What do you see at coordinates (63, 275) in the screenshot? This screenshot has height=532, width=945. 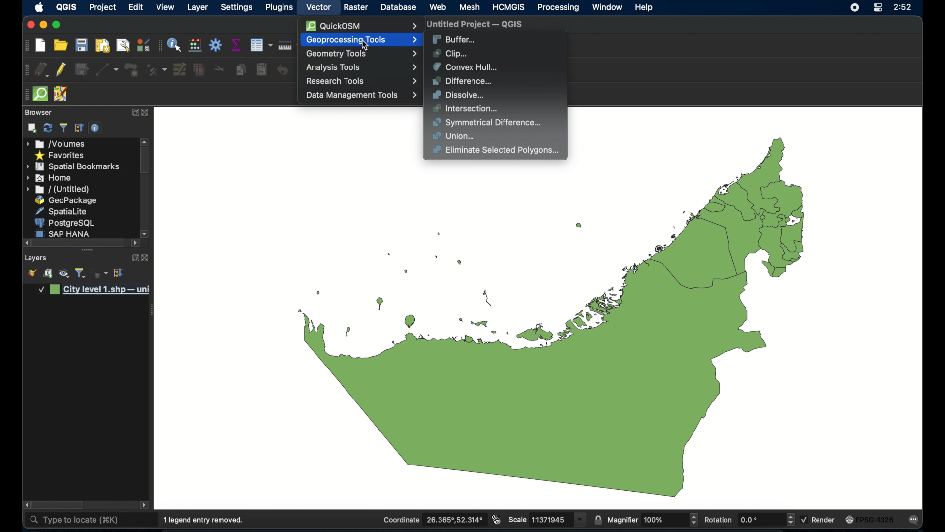 I see `manage map theme` at bounding box center [63, 275].